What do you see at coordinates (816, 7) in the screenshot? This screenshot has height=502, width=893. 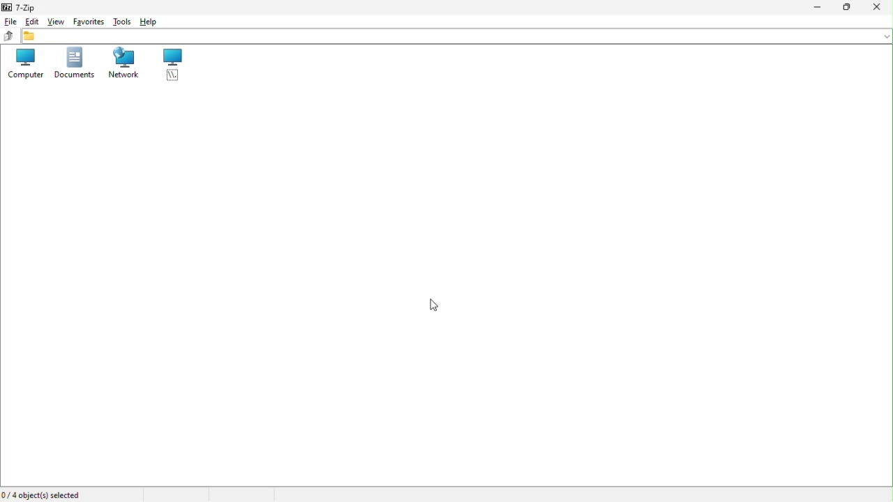 I see `Minimise` at bounding box center [816, 7].